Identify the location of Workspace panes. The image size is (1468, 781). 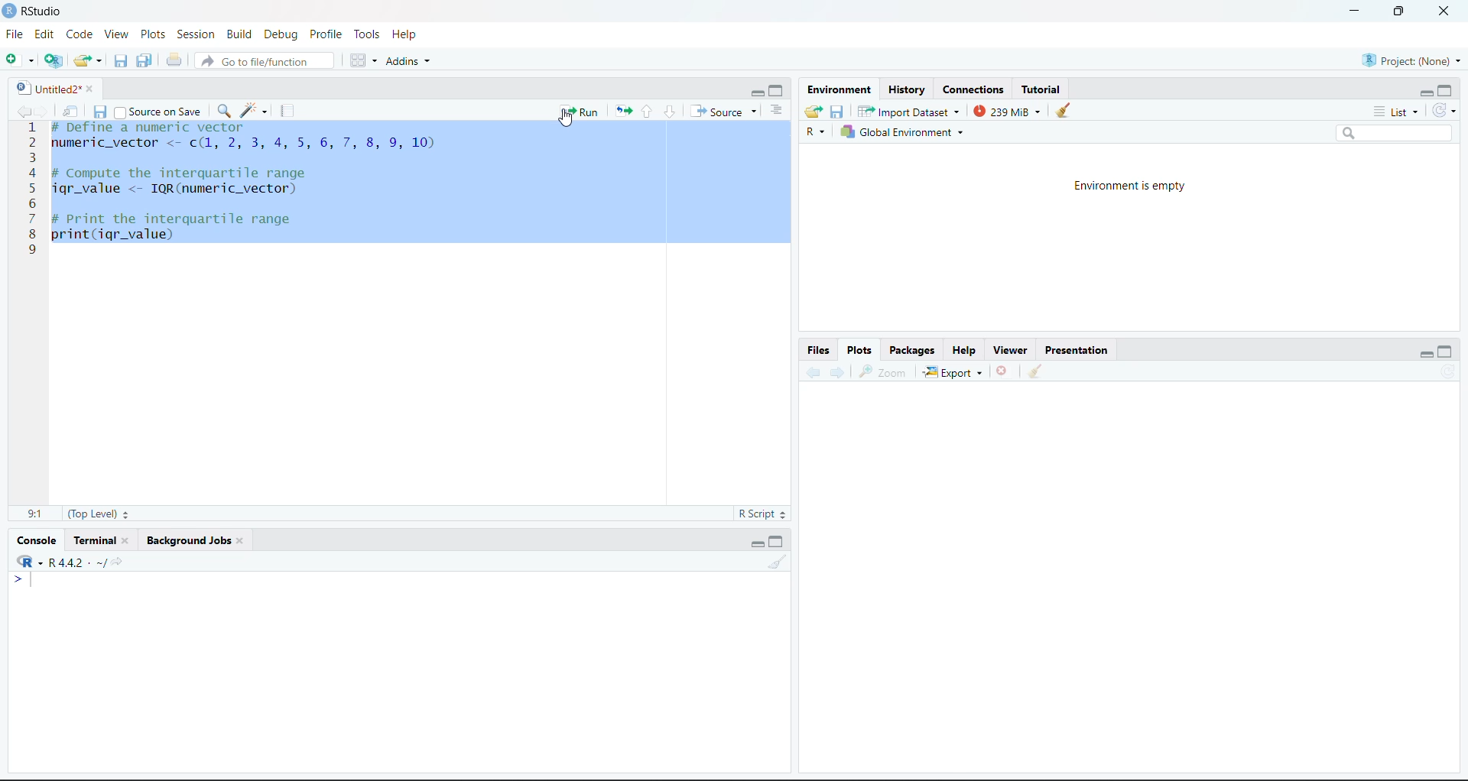
(359, 59).